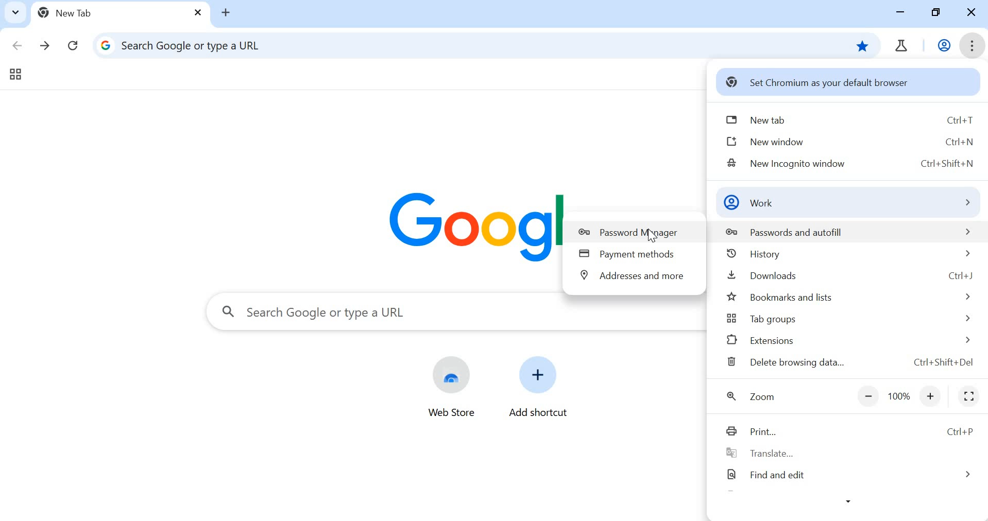  What do you see at coordinates (750, 395) in the screenshot?
I see `zoom` at bounding box center [750, 395].